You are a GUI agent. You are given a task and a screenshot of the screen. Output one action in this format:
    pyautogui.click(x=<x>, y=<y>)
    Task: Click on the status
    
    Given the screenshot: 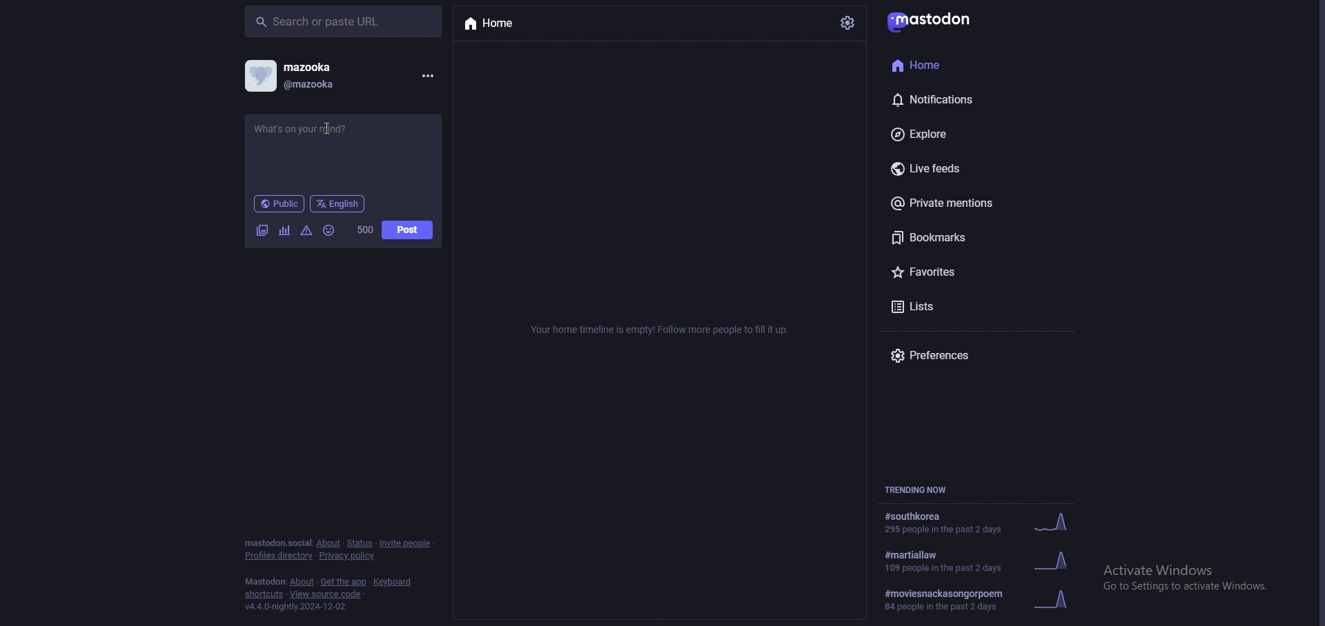 What is the action you would take?
    pyautogui.click(x=359, y=543)
    